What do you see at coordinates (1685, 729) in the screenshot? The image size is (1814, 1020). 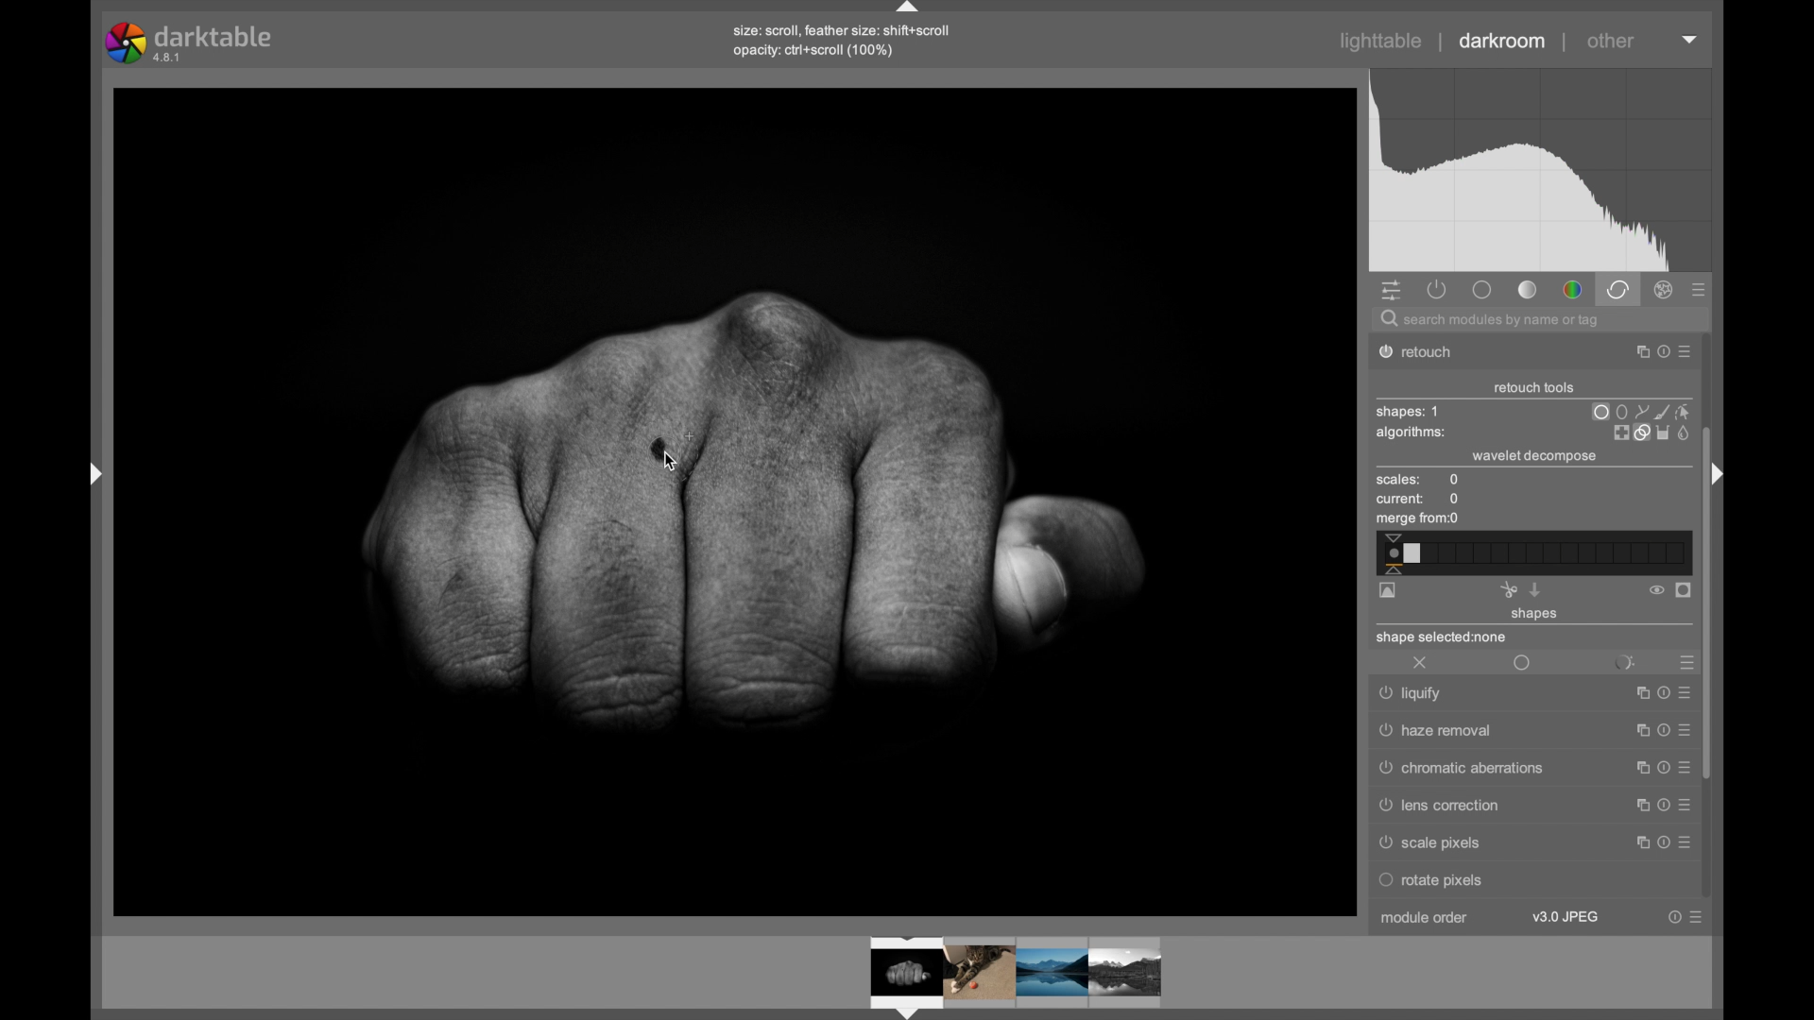 I see `more options` at bounding box center [1685, 729].